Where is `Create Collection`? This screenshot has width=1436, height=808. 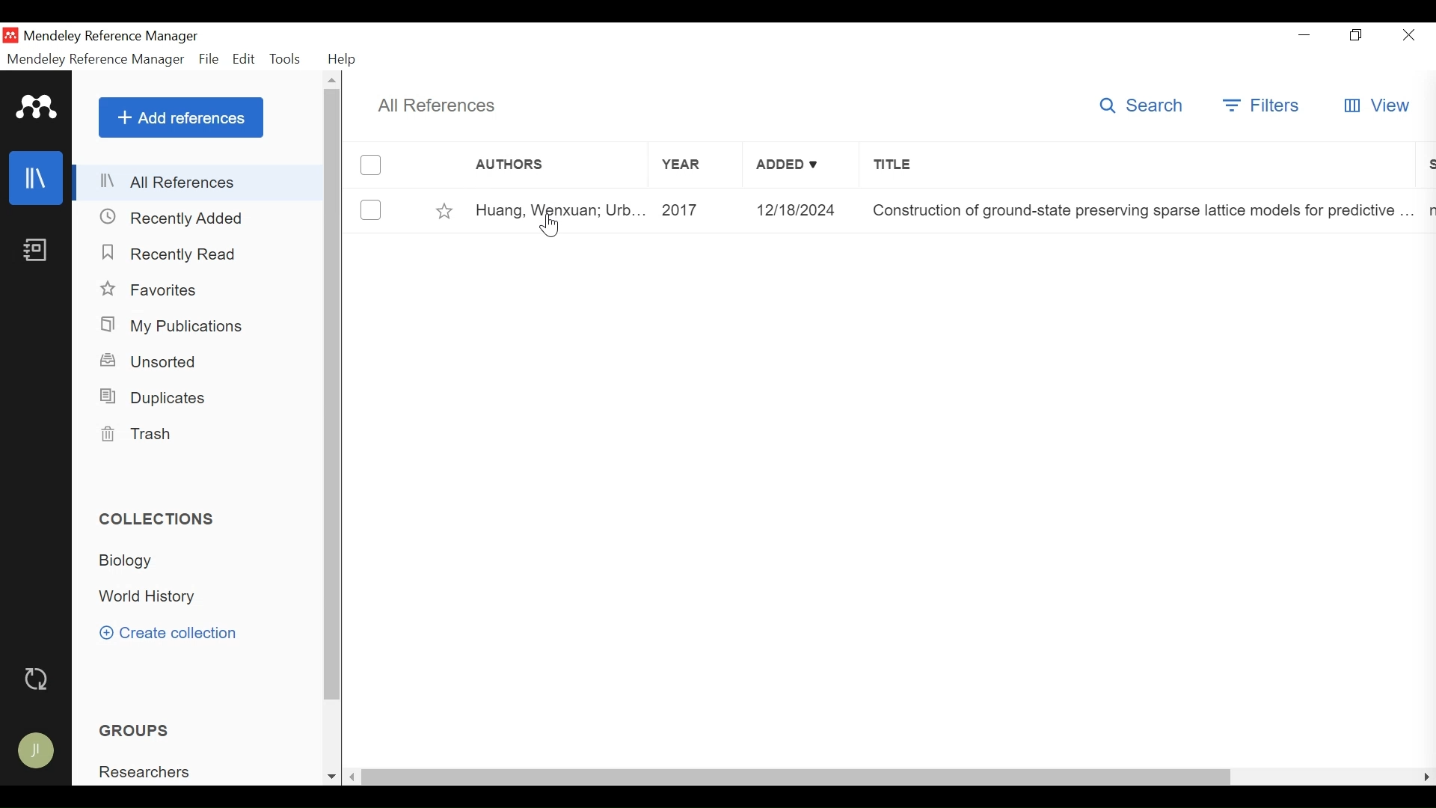 Create Collection is located at coordinates (168, 635).